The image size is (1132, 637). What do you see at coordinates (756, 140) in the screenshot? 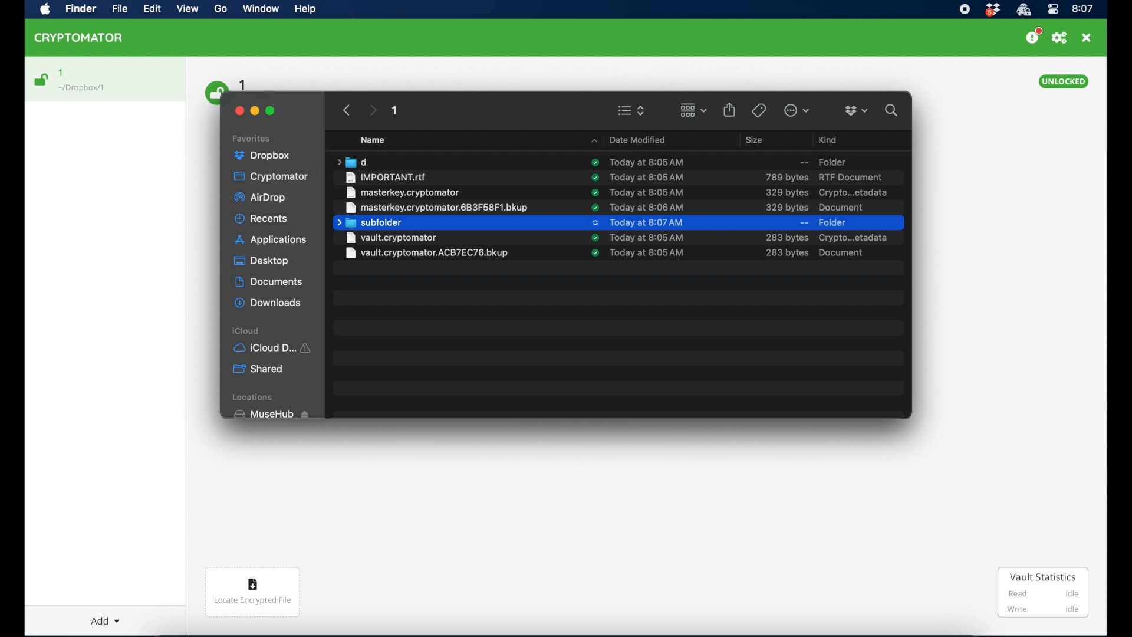
I see `size` at bounding box center [756, 140].